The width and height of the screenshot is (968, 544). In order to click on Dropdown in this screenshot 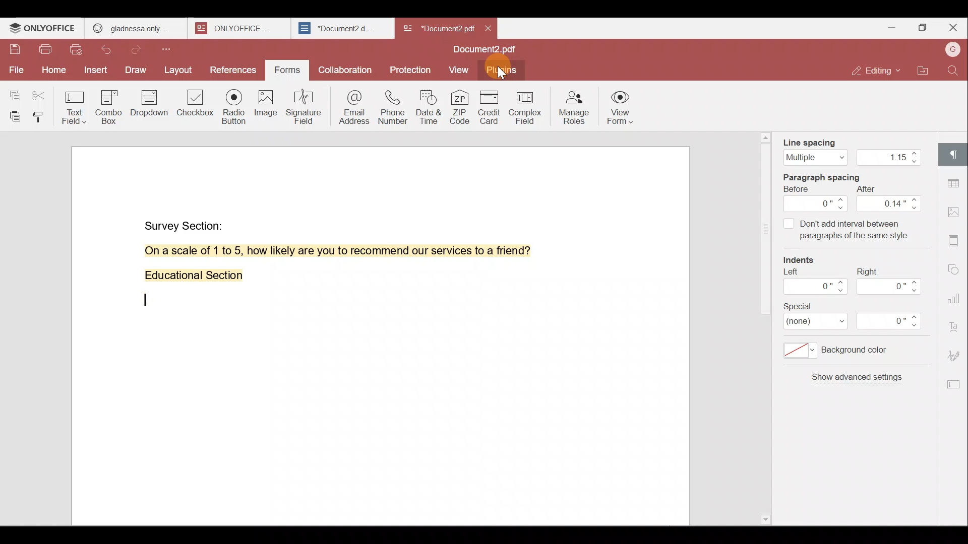, I will do `click(151, 103)`.